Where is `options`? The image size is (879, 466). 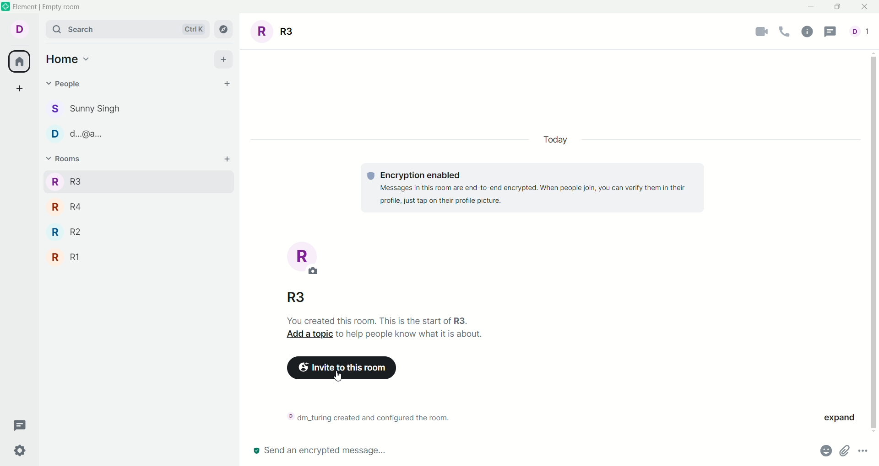
options is located at coordinates (864, 454).